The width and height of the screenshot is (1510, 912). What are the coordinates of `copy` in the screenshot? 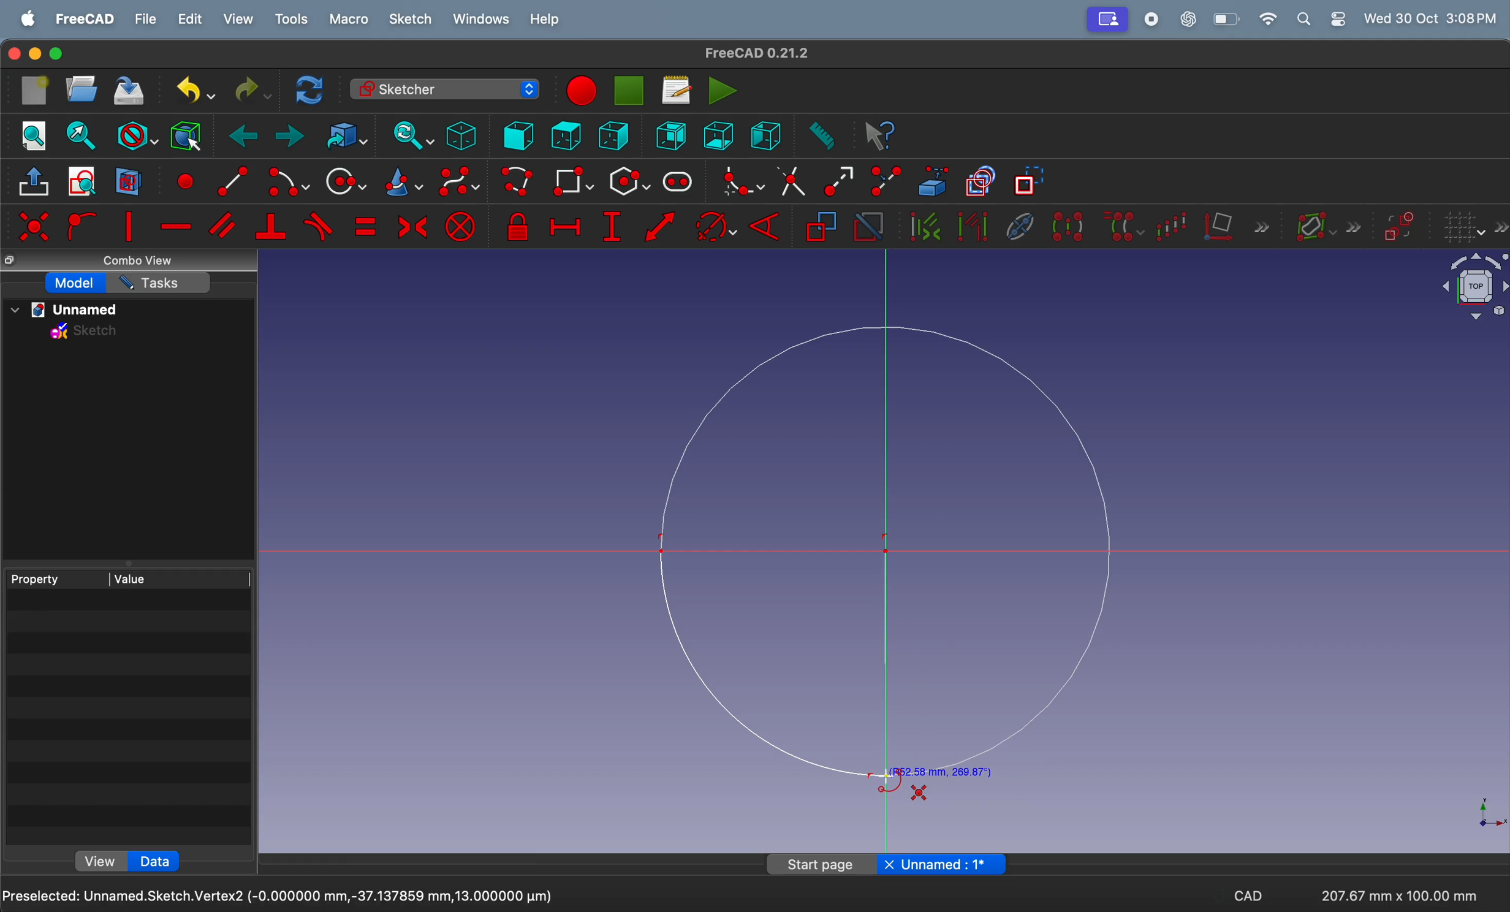 It's located at (12, 261).